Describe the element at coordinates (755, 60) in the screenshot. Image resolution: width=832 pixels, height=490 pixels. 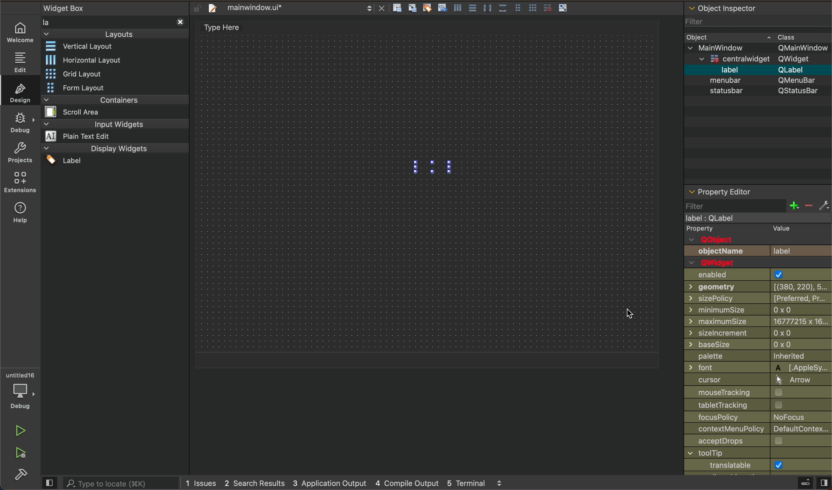
I see `qwidget` at that location.